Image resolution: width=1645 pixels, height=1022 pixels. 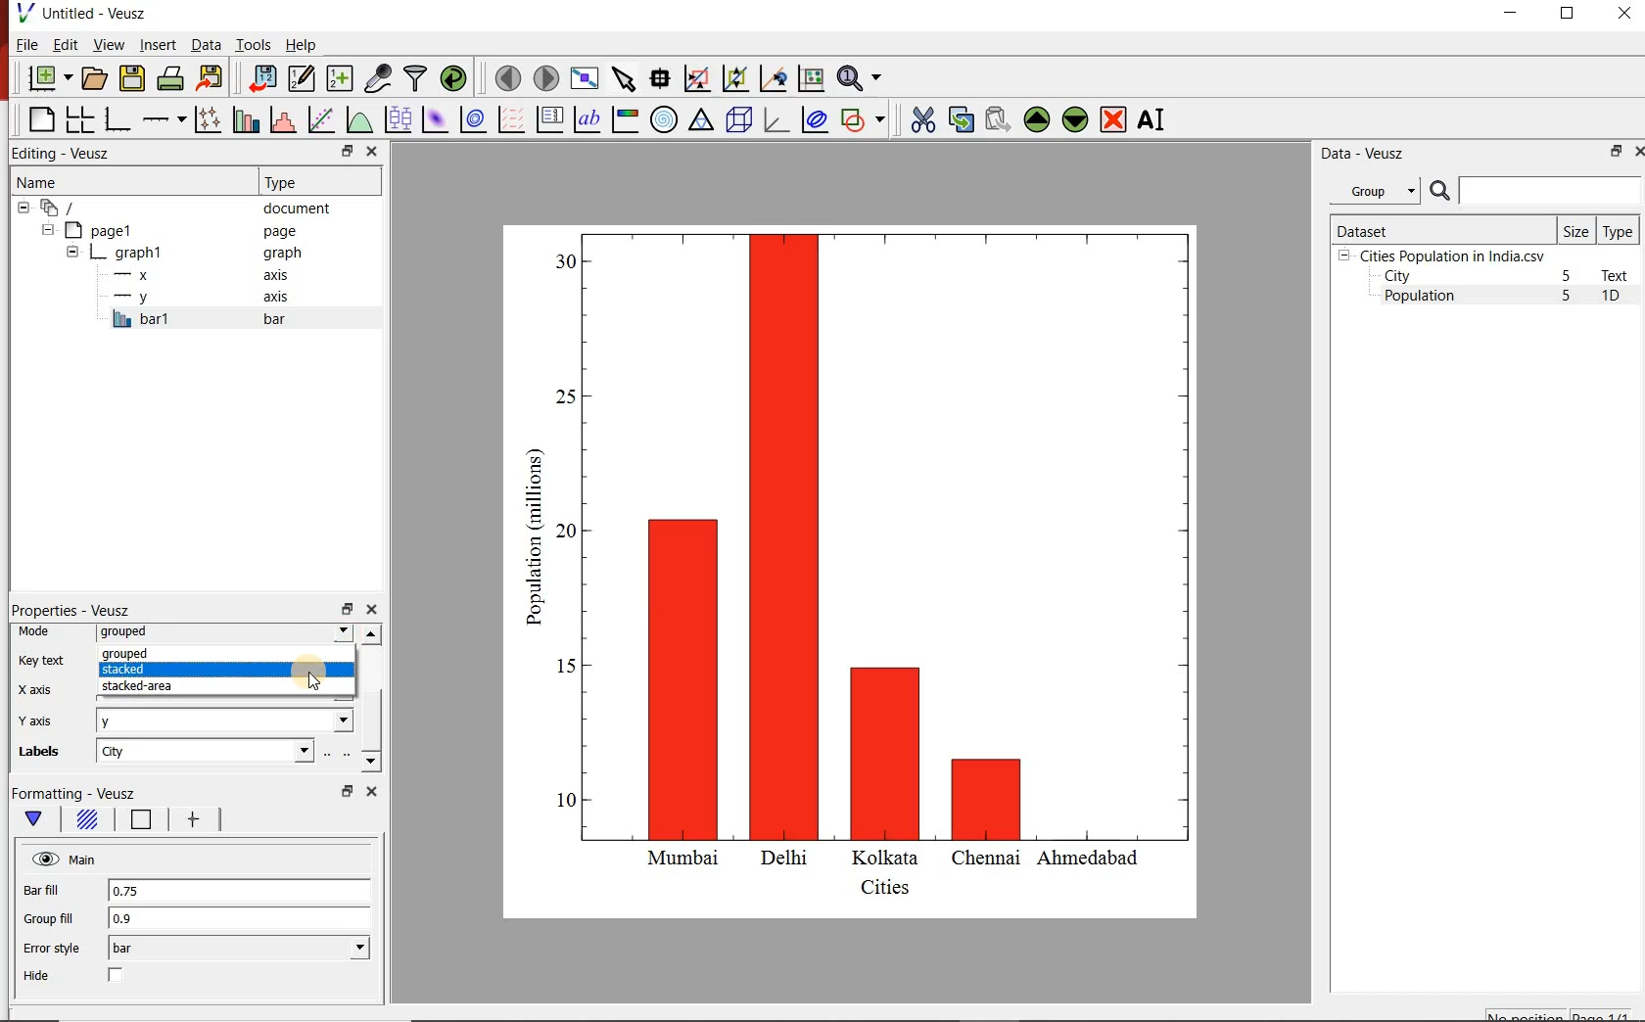 What do you see at coordinates (216, 656) in the screenshot?
I see `grouped` at bounding box center [216, 656].